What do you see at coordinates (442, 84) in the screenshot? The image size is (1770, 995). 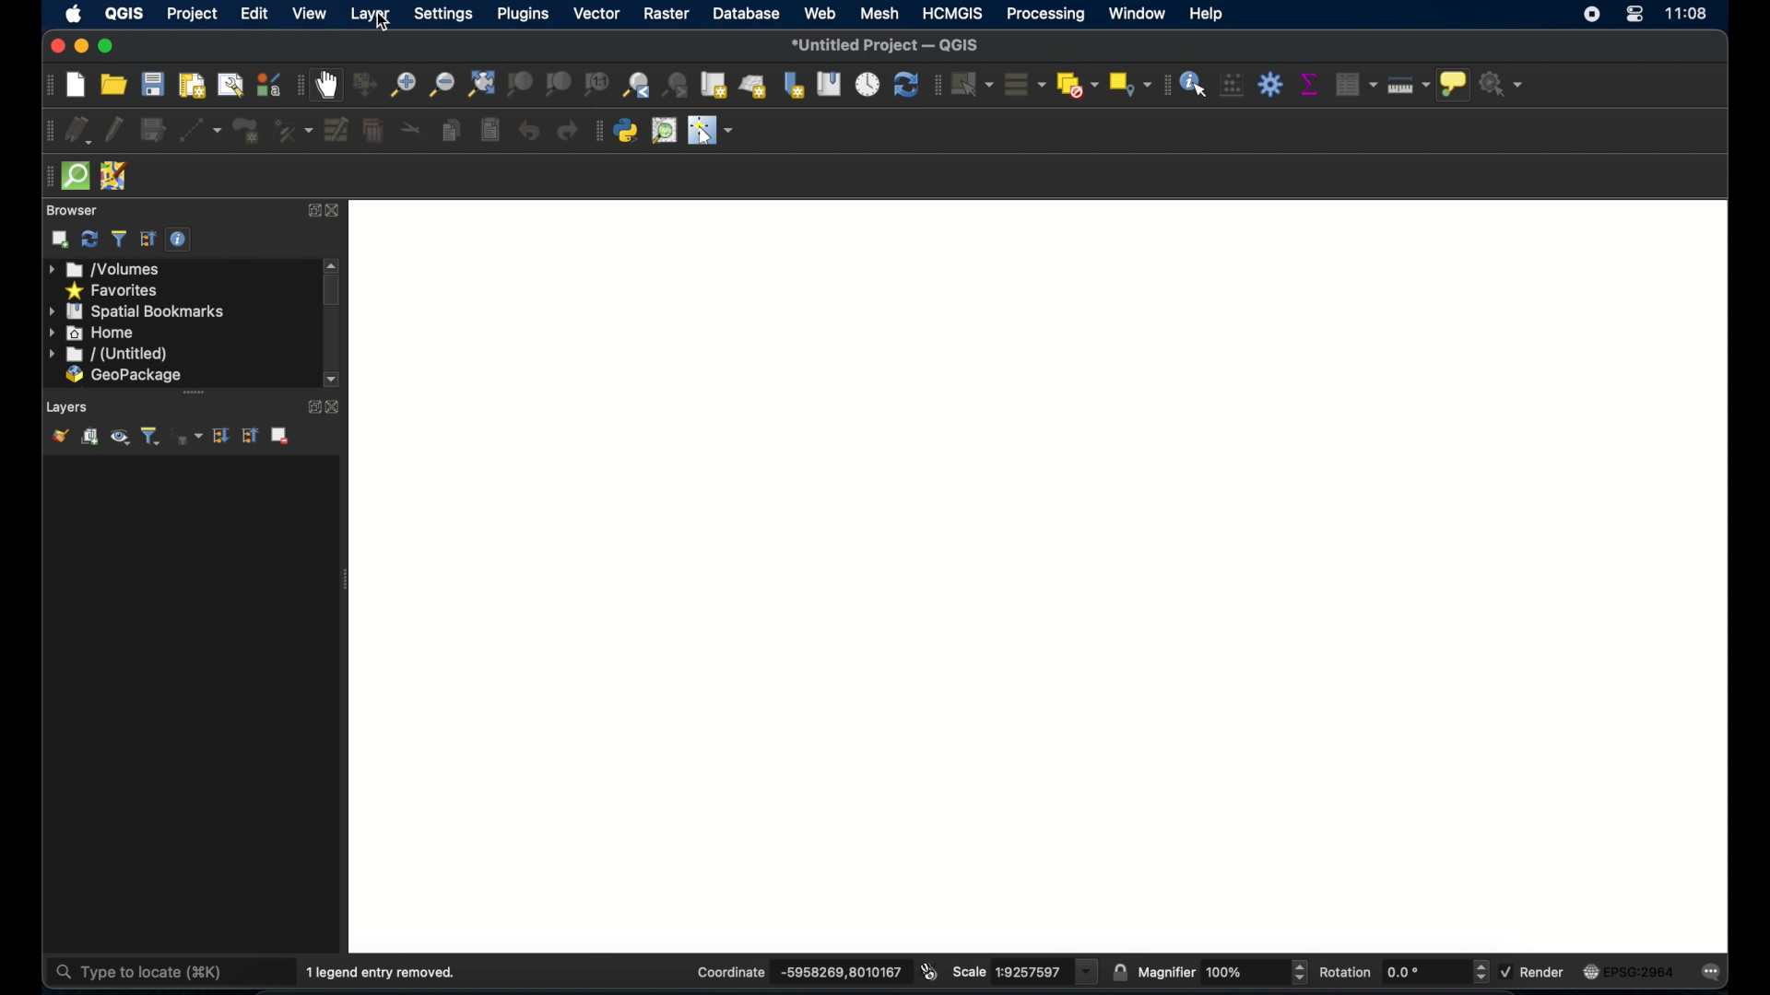 I see `zoom out` at bounding box center [442, 84].